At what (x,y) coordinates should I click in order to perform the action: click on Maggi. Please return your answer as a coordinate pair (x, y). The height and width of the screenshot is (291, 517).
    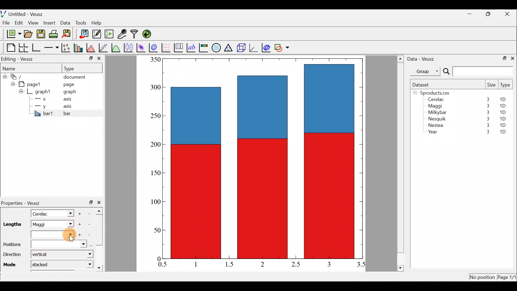
    Looking at the image, I should click on (436, 107).